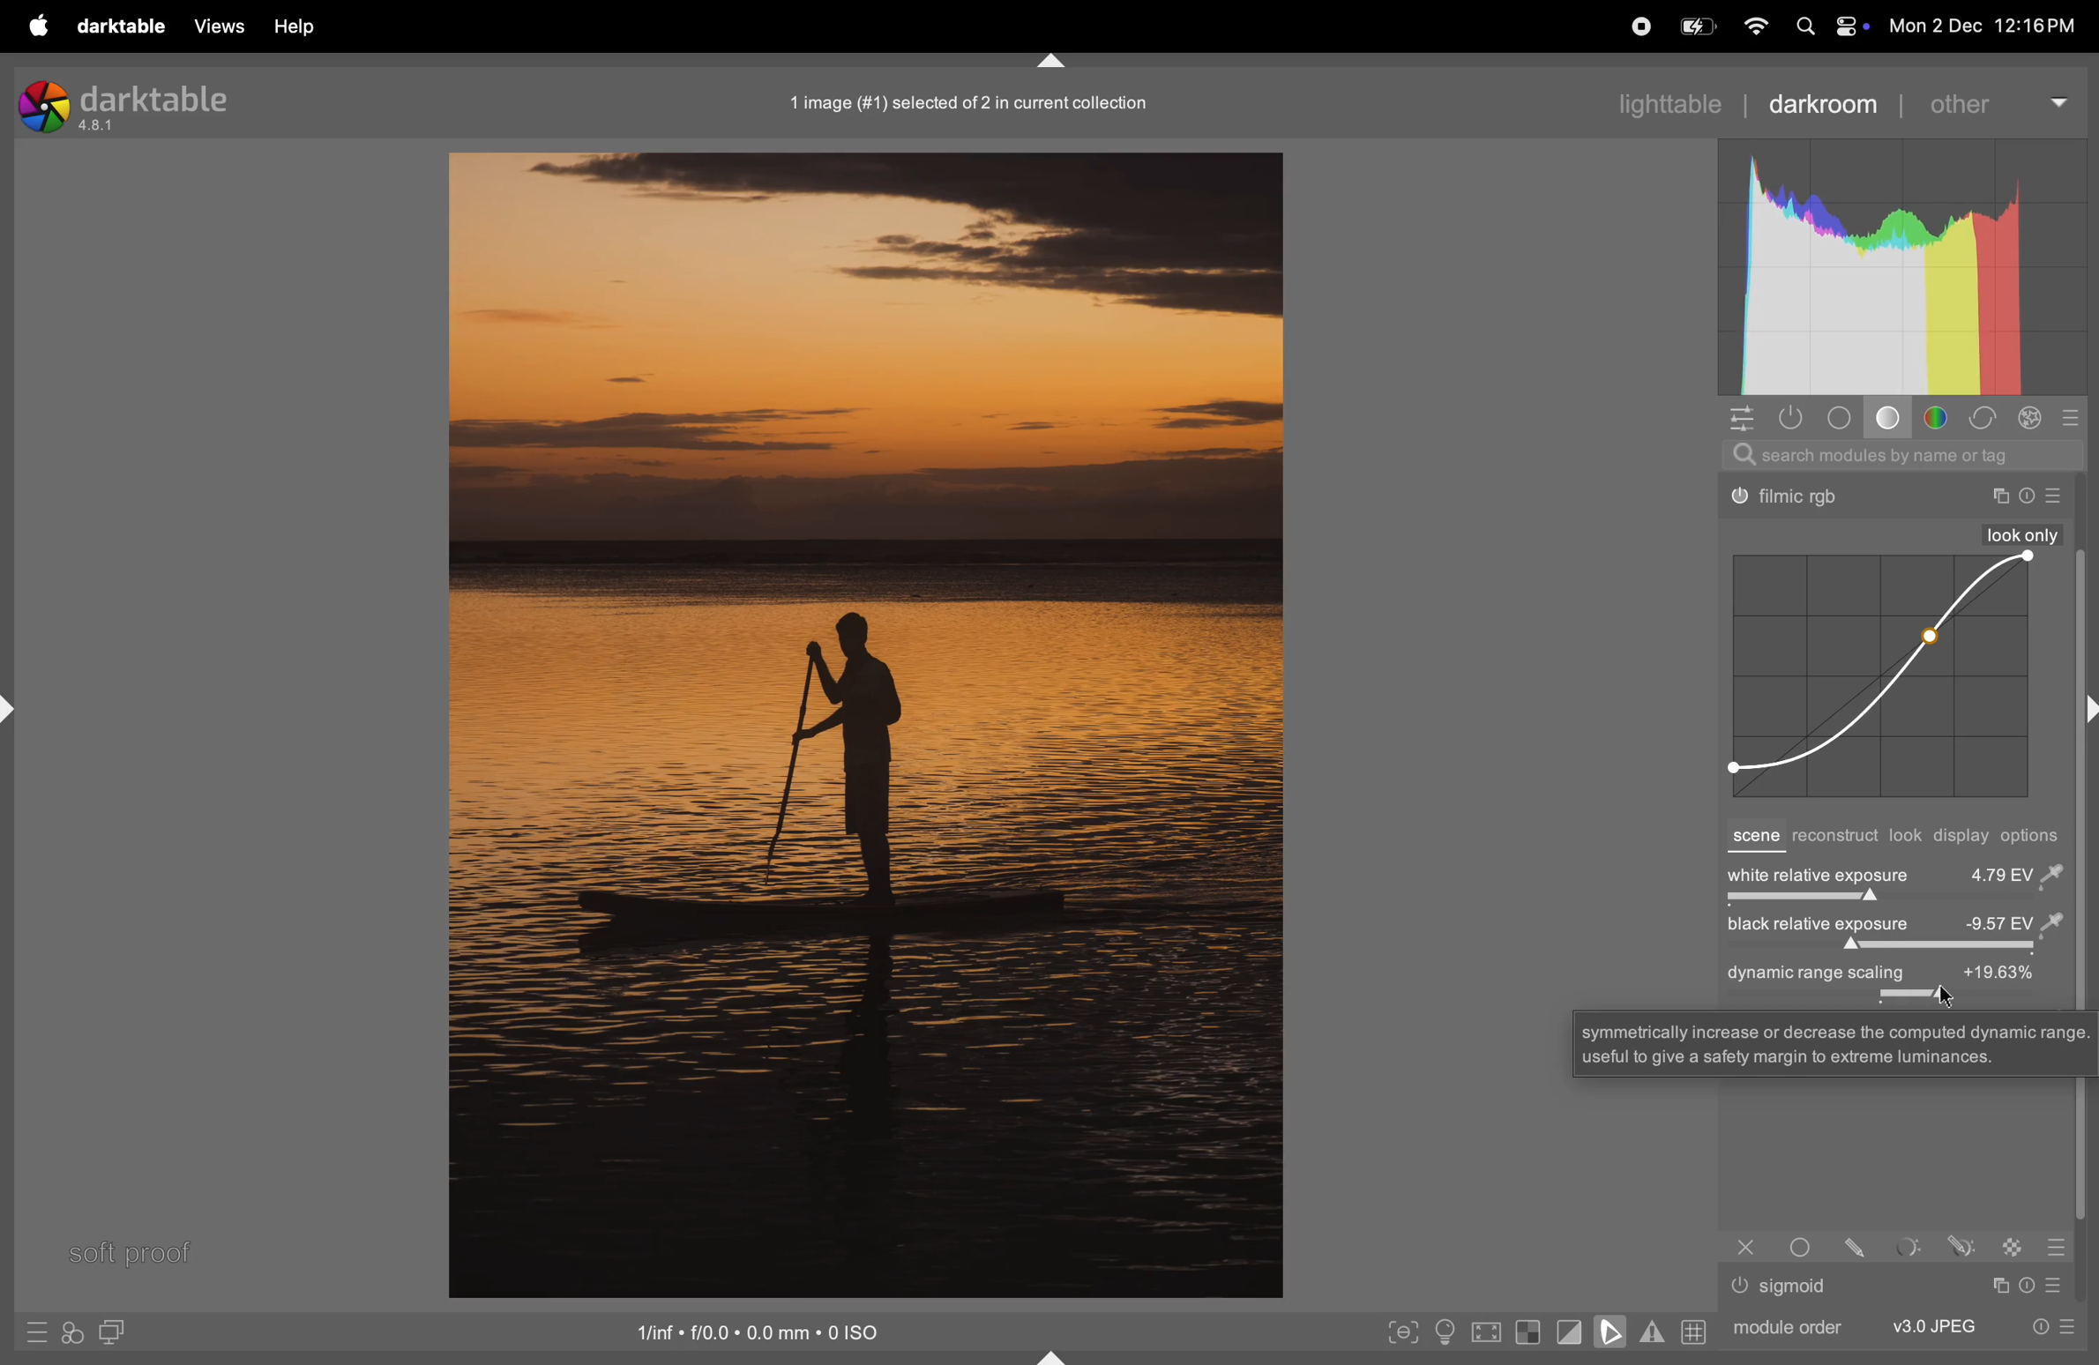 The image size is (2099, 1365). What do you see at coordinates (293, 27) in the screenshot?
I see `help` at bounding box center [293, 27].